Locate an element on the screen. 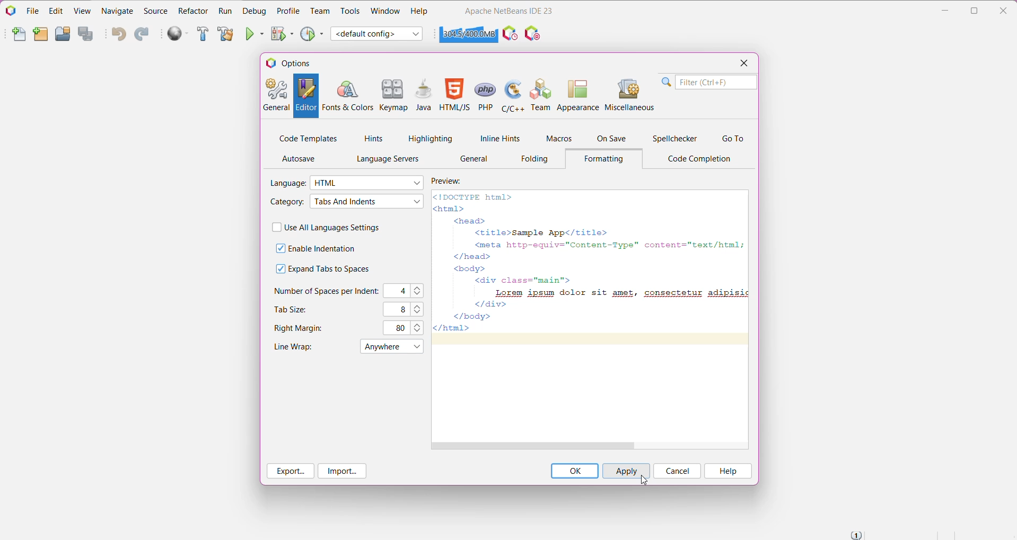  Highlighting is located at coordinates (431, 138).